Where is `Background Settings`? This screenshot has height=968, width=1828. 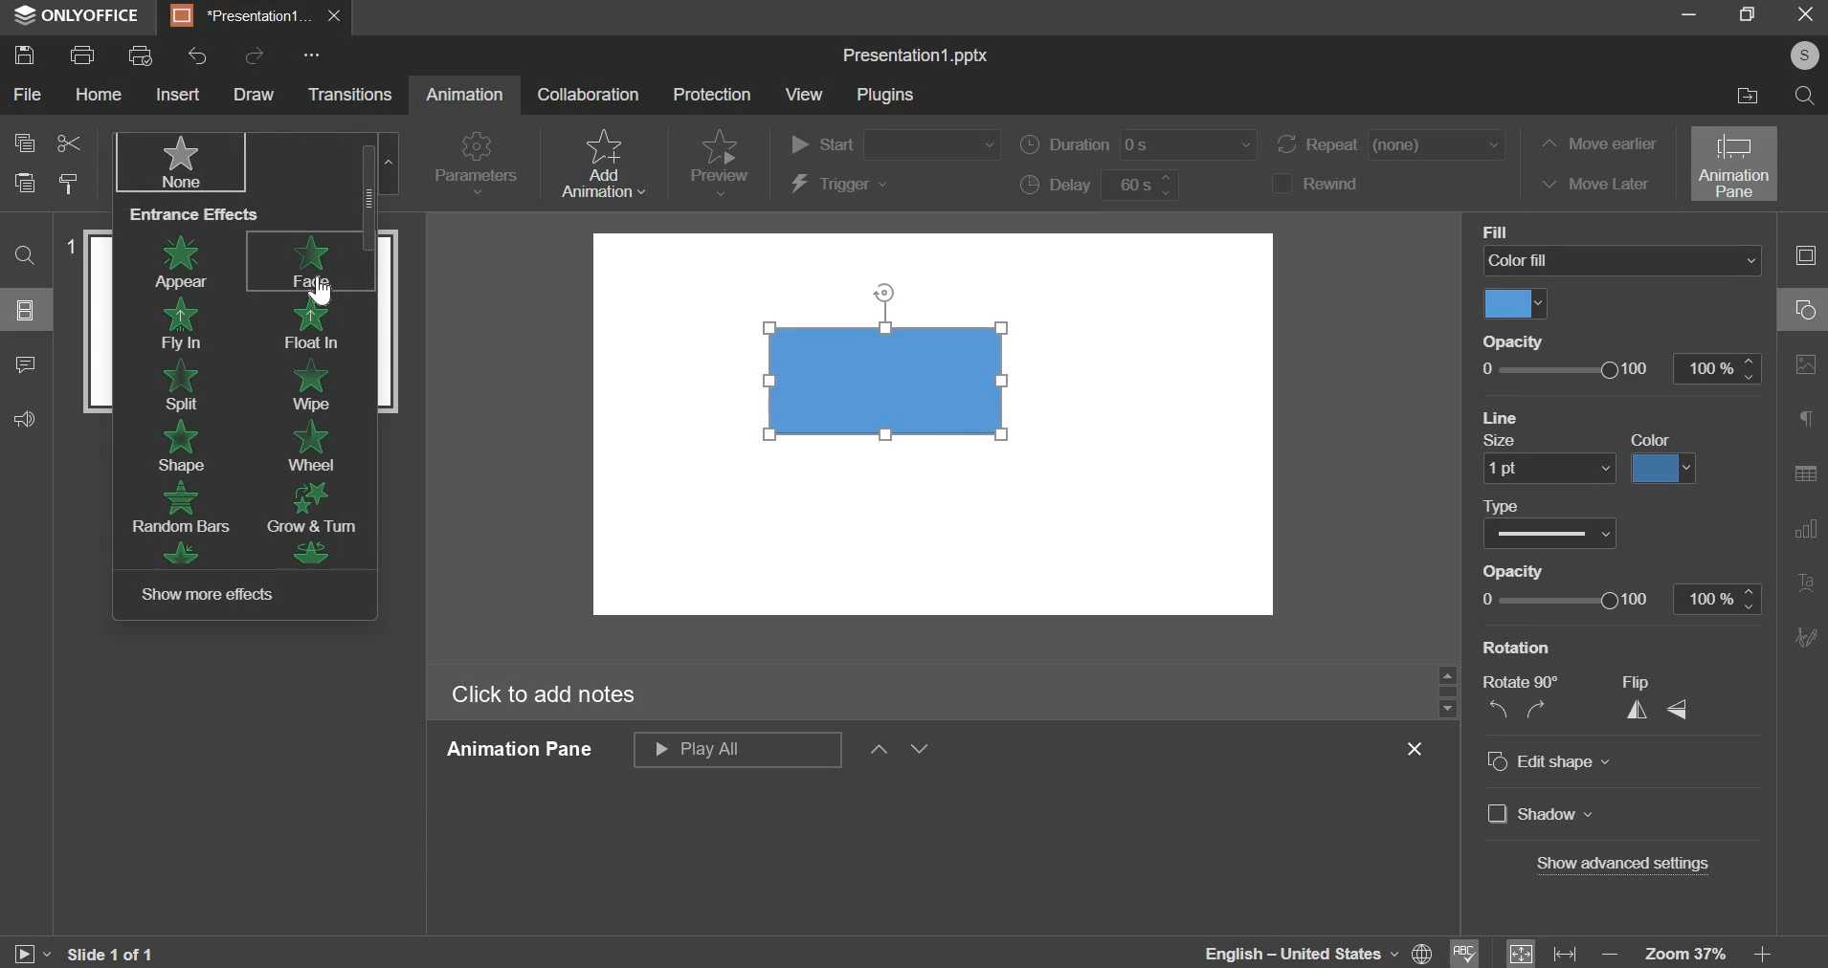
Background Settings is located at coordinates (1805, 363).